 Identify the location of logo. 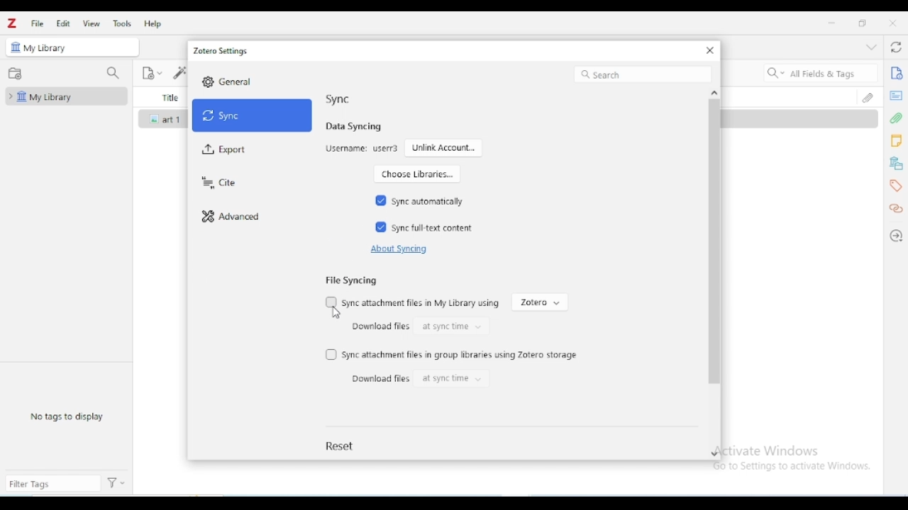
(11, 23).